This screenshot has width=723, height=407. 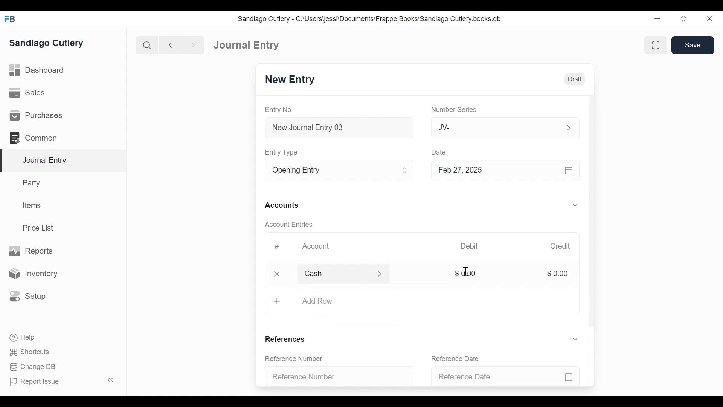 What do you see at coordinates (277, 246) in the screenshot?
I see `#` at bounding box center [277, 246].